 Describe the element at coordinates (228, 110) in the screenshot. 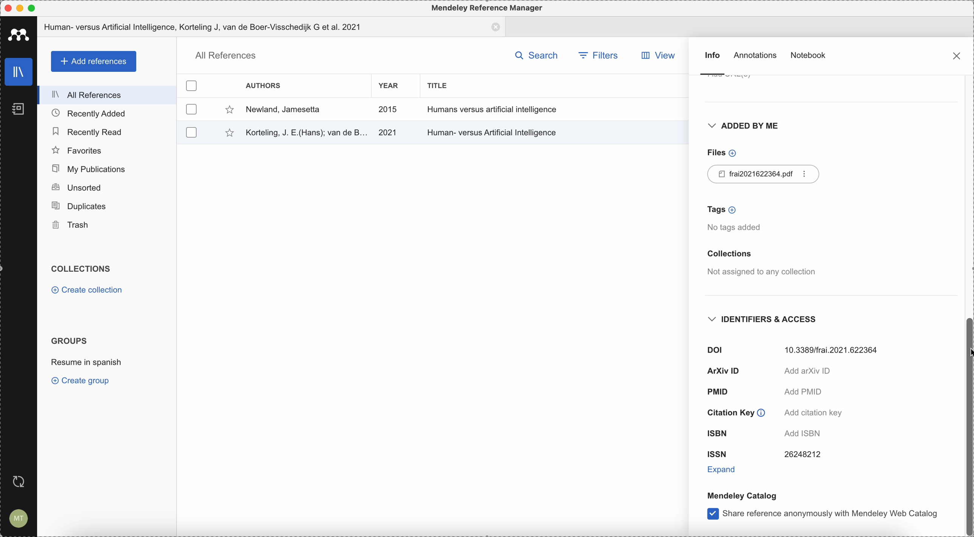

I see `favorite` at that location.